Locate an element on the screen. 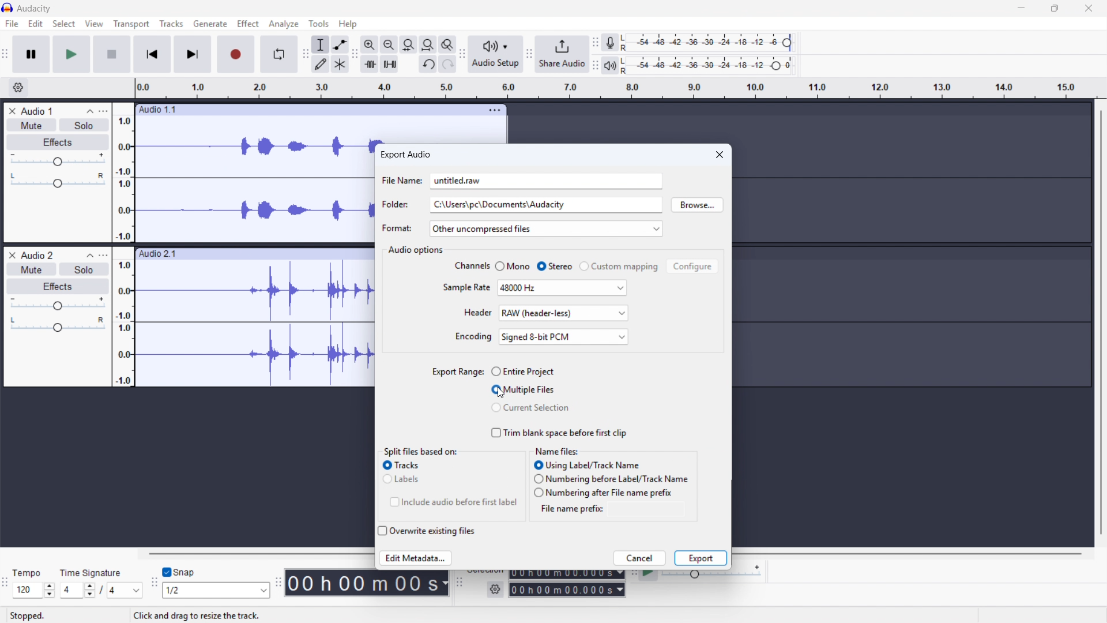  edit  is located at coordinates (35, 24).